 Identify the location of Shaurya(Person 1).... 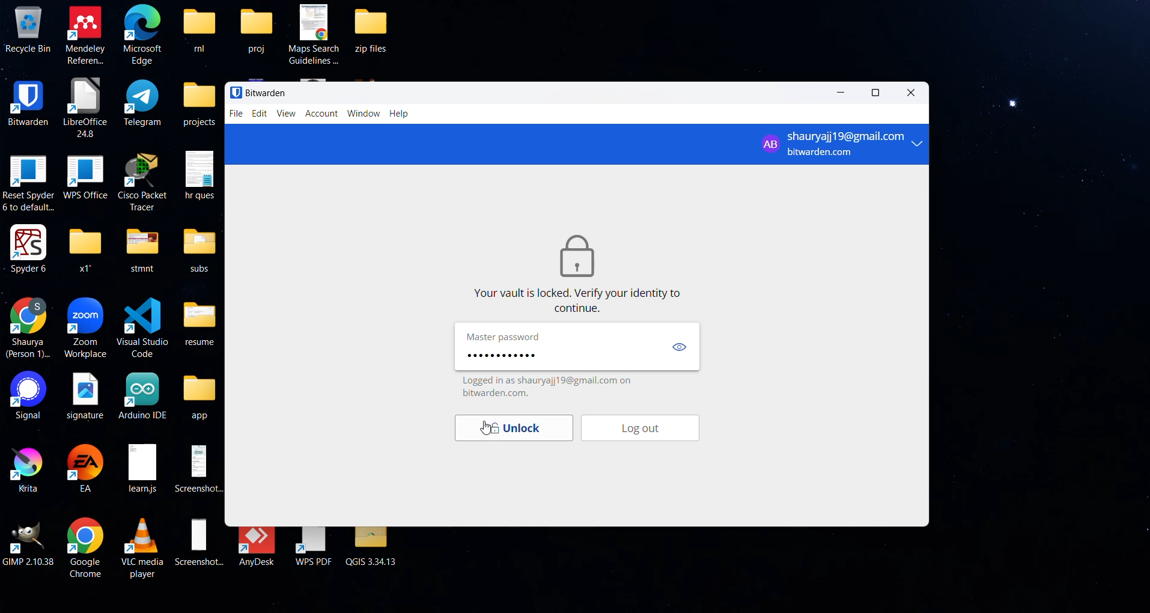
(29, 328).